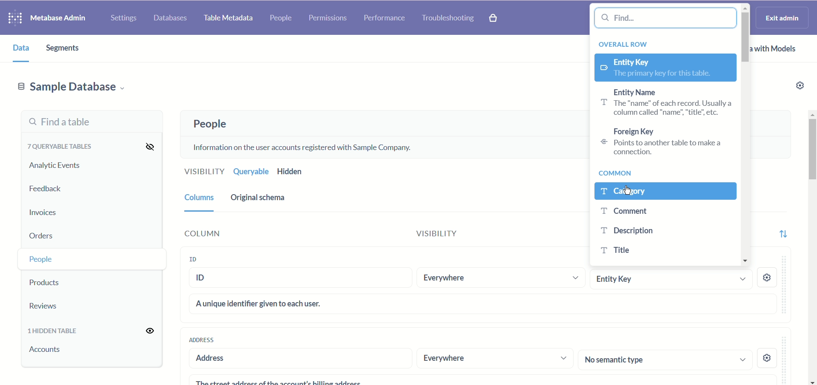  I want to click on Vertical scroll bar, so click(812, 249).